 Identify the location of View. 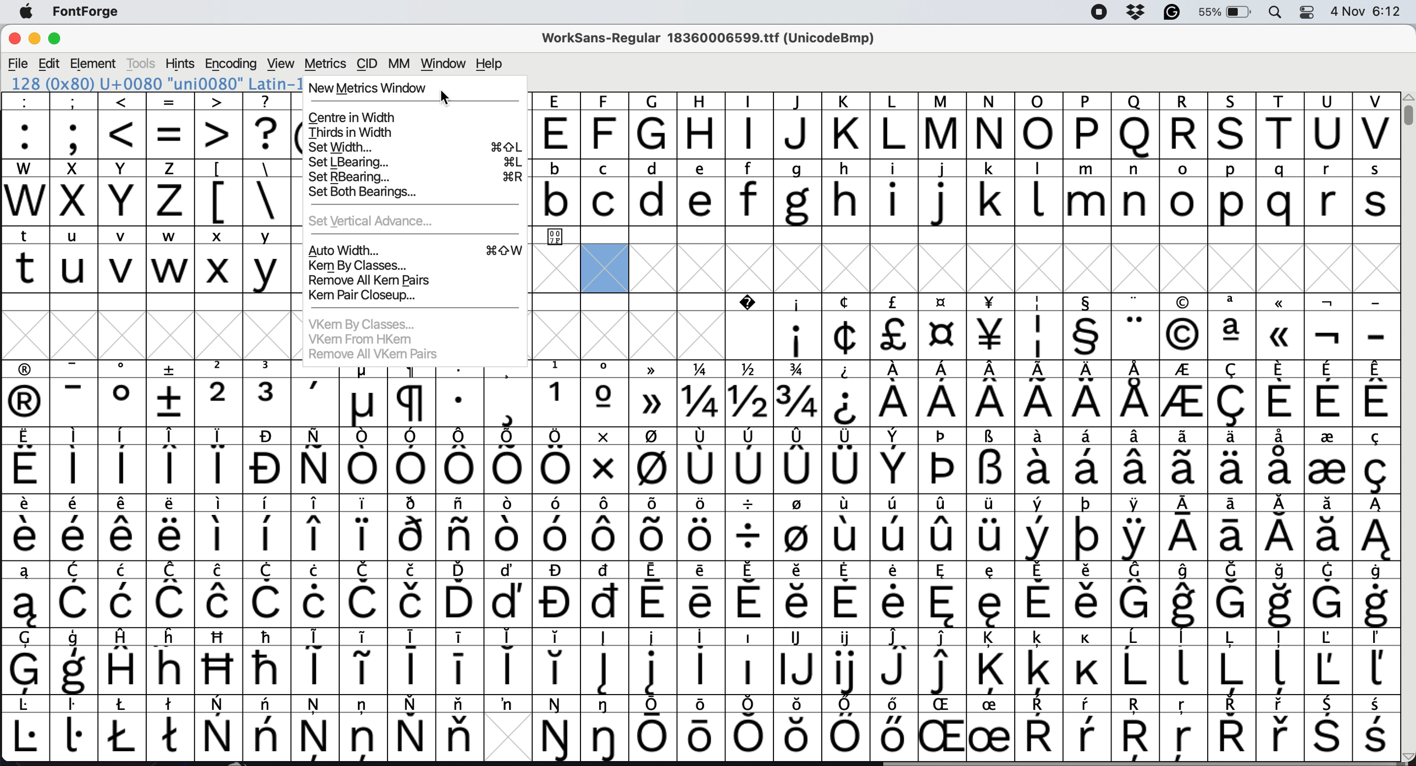
(280, 63).